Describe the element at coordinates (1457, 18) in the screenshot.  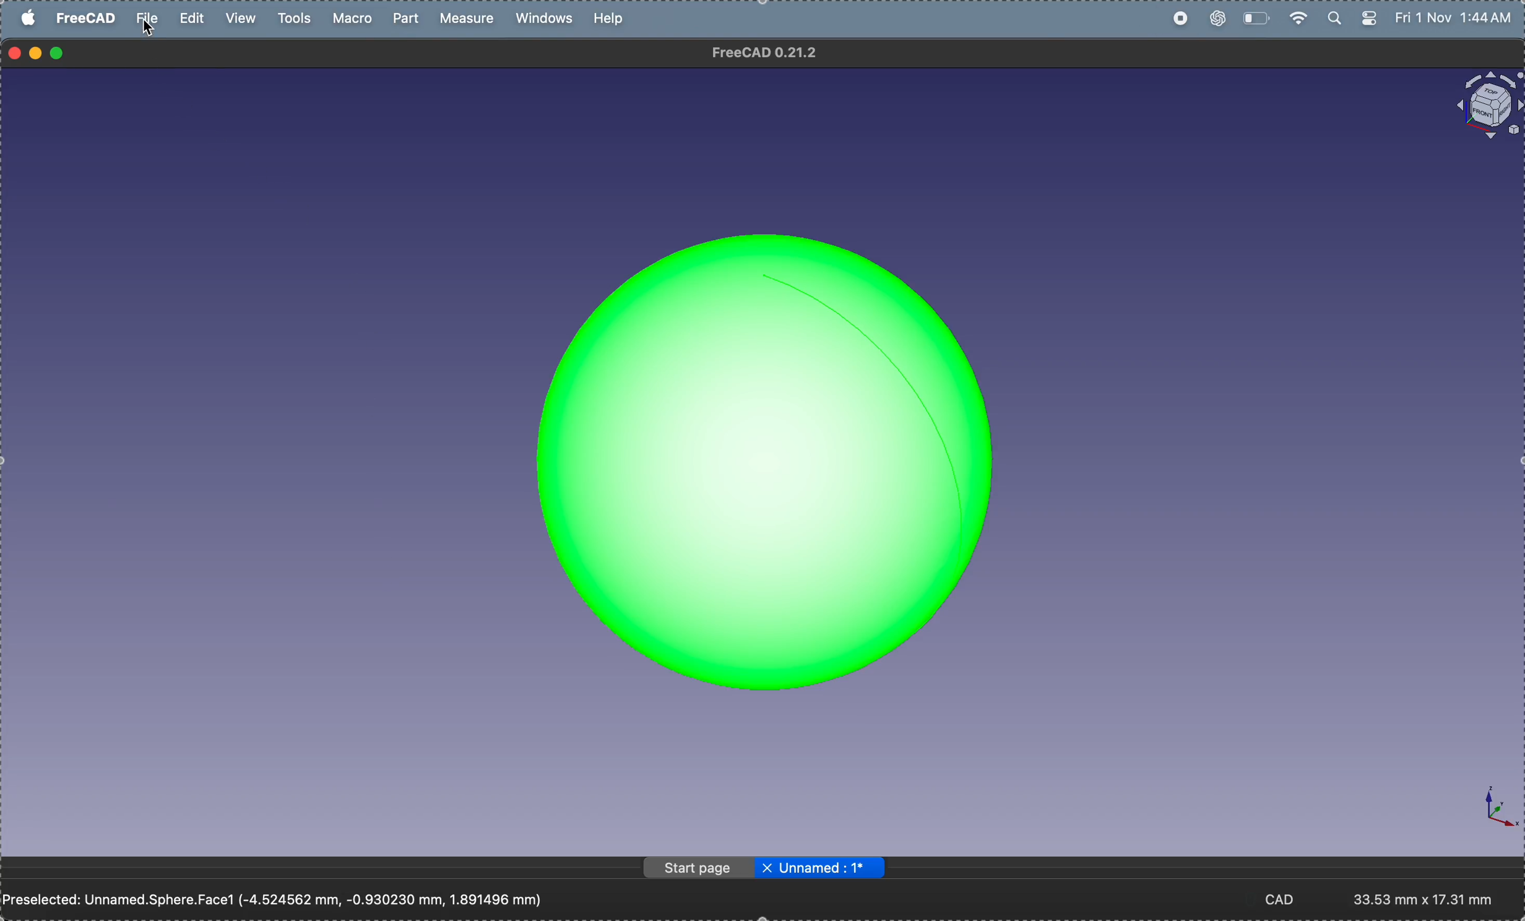
I see `time and date` at that location.